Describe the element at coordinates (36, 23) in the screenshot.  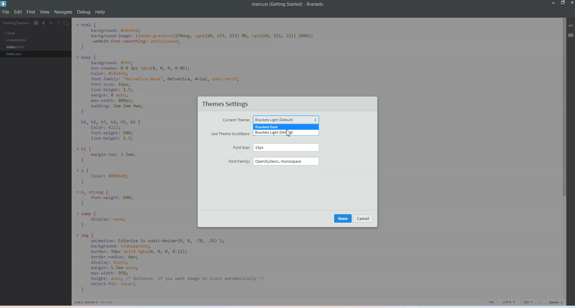
I see `Show in file tree` at that location.